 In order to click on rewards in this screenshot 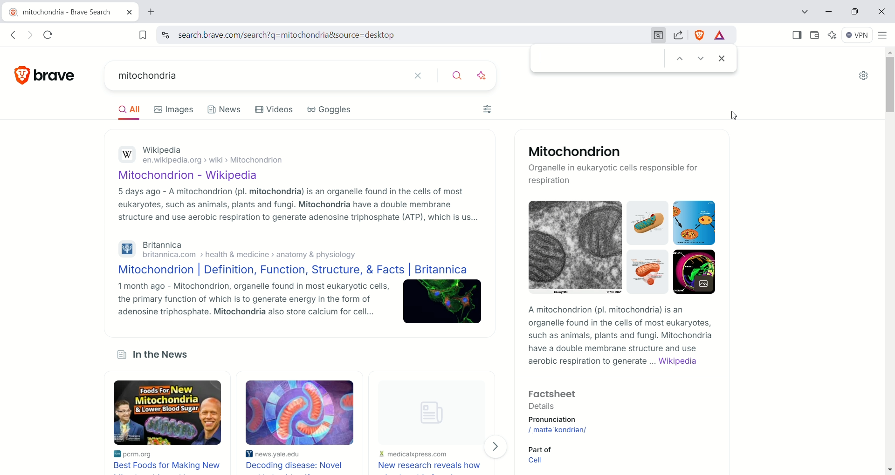, I will do `click(720, 36)`.